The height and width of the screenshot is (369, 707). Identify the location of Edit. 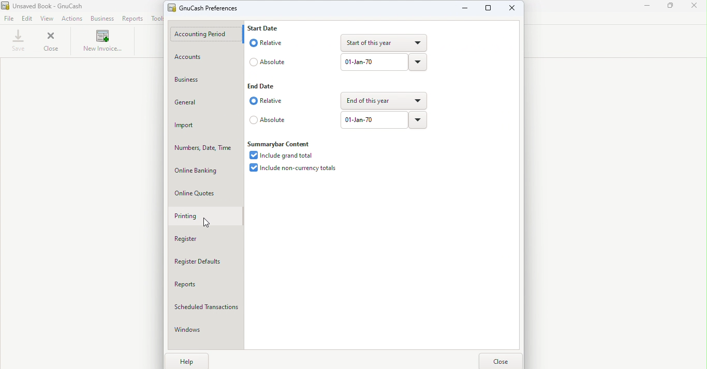
(29, 19).